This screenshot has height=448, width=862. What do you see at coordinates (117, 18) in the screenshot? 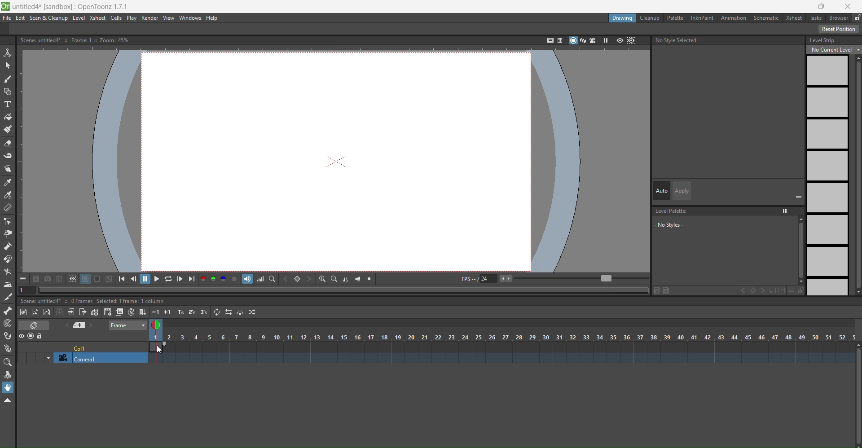
I see `cells` at bounding box center [117, 18].